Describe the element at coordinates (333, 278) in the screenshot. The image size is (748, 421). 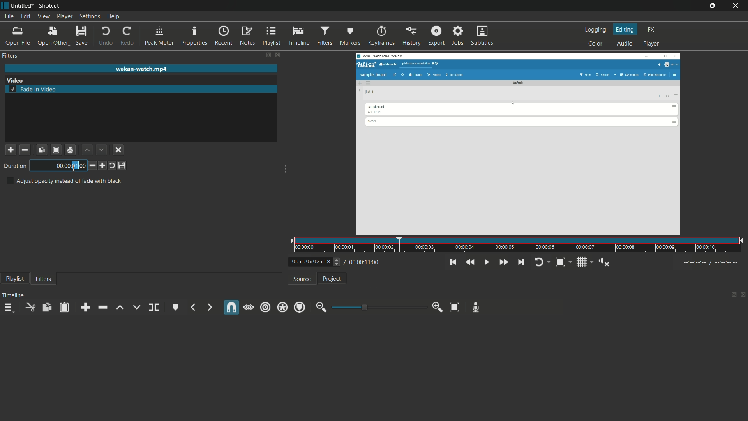
I see `project` at that location.